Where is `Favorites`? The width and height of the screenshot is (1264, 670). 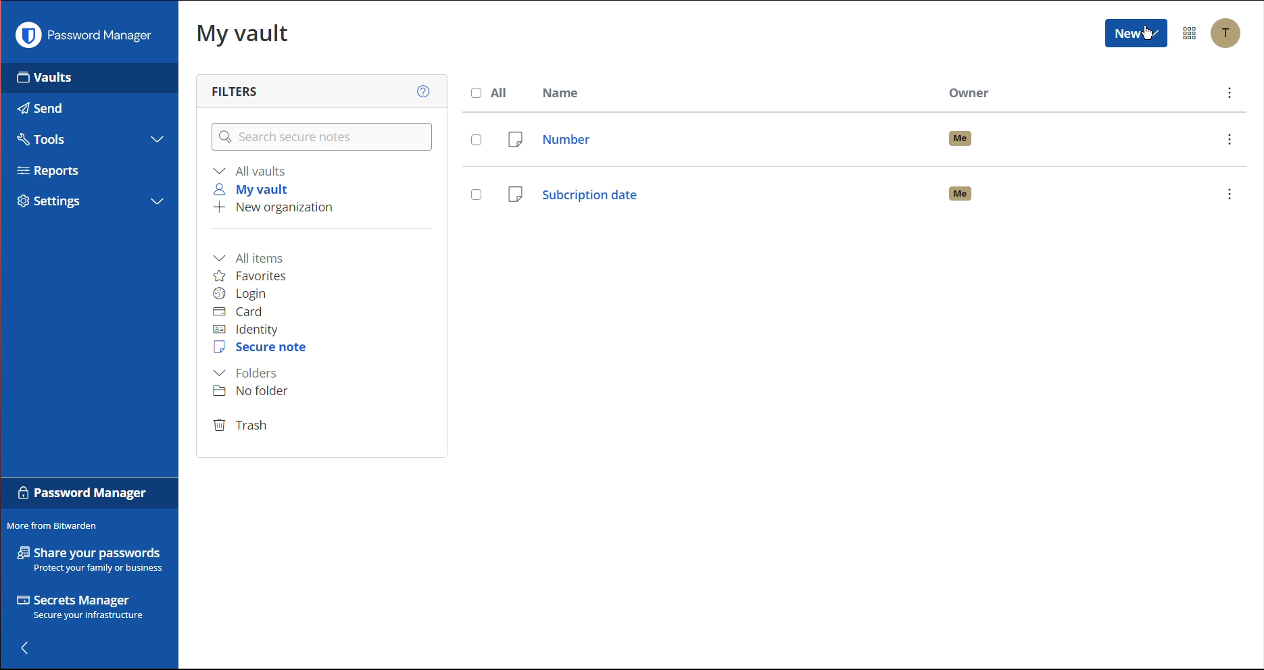
Favorites is located at coordinates (259, 275).